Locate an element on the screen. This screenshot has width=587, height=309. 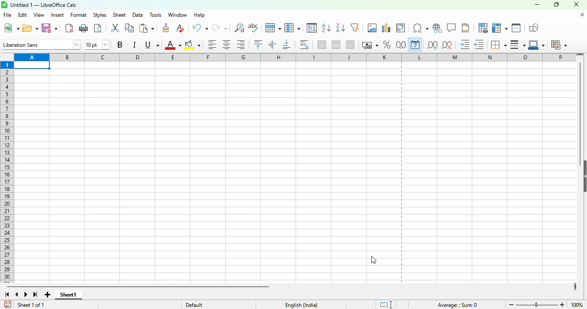
active cell is located at coordinates (32, 65).